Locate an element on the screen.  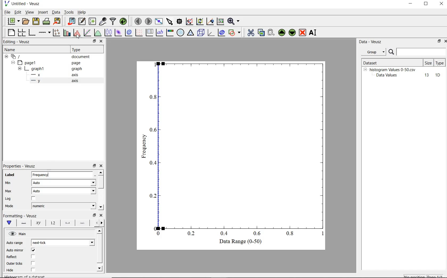
base graph is located at coordinates (32, 32).